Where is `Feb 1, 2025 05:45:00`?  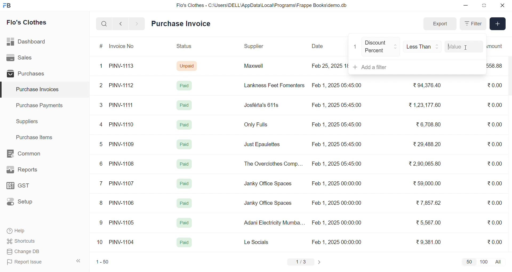
Feb 1, 2025 05:45:00 is located at coordinates (338, 85).